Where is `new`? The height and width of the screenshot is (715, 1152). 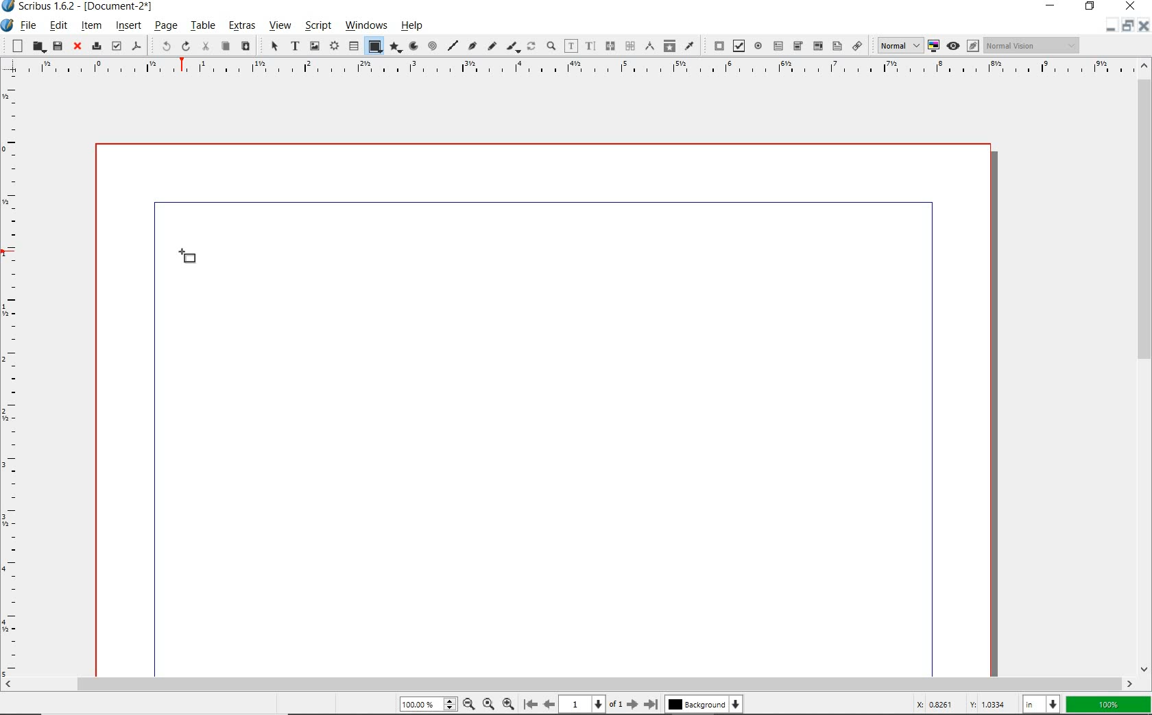
new is located at coordinates (14, 45).